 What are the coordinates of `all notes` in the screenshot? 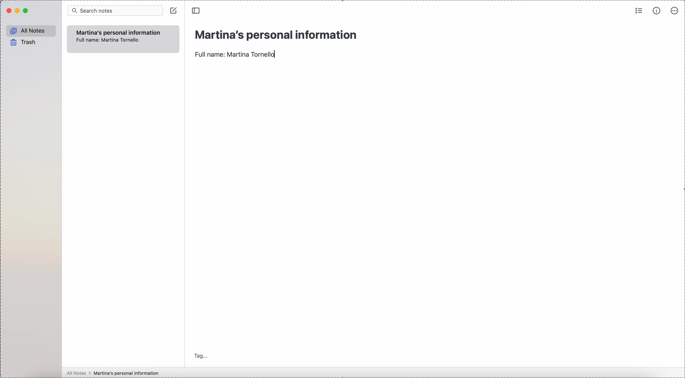 It's located at (31, 31).